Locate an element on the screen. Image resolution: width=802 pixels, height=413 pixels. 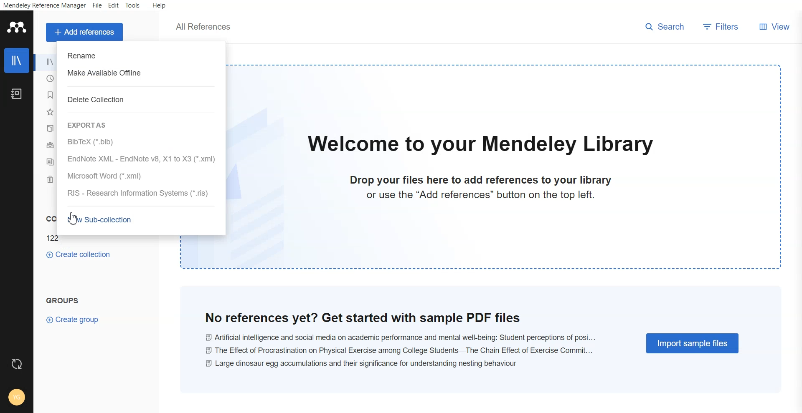
Create group is located at coordinates (75, 320).